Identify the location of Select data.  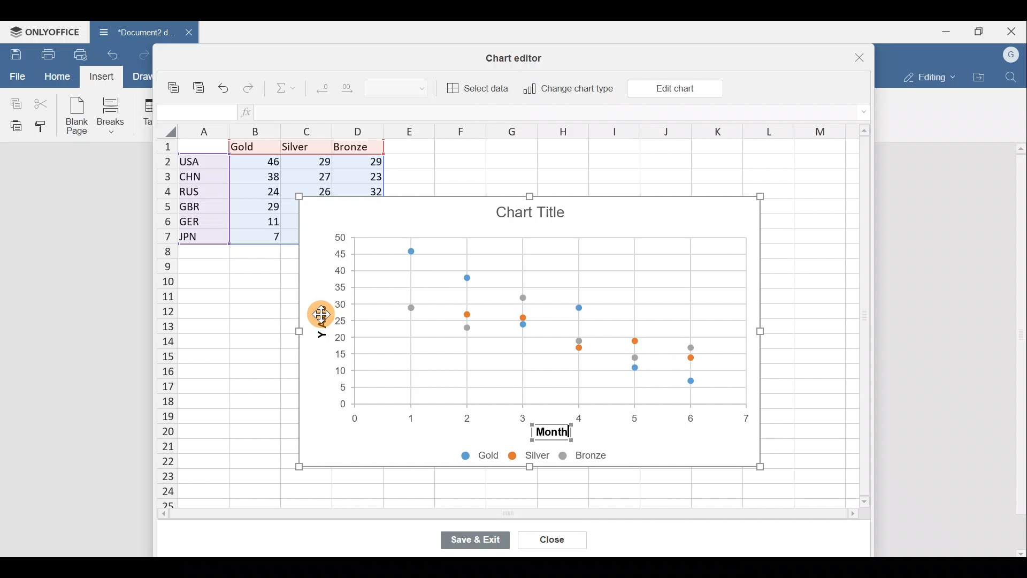
(479, 88).